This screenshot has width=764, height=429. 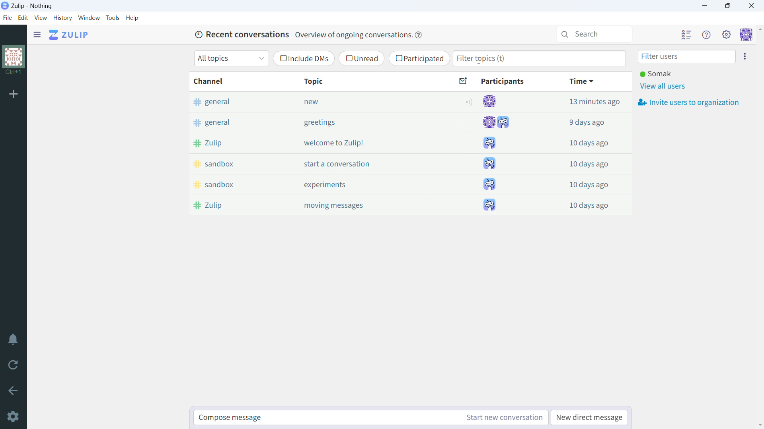 I want to click on invite users, so click(x=688, y=103).